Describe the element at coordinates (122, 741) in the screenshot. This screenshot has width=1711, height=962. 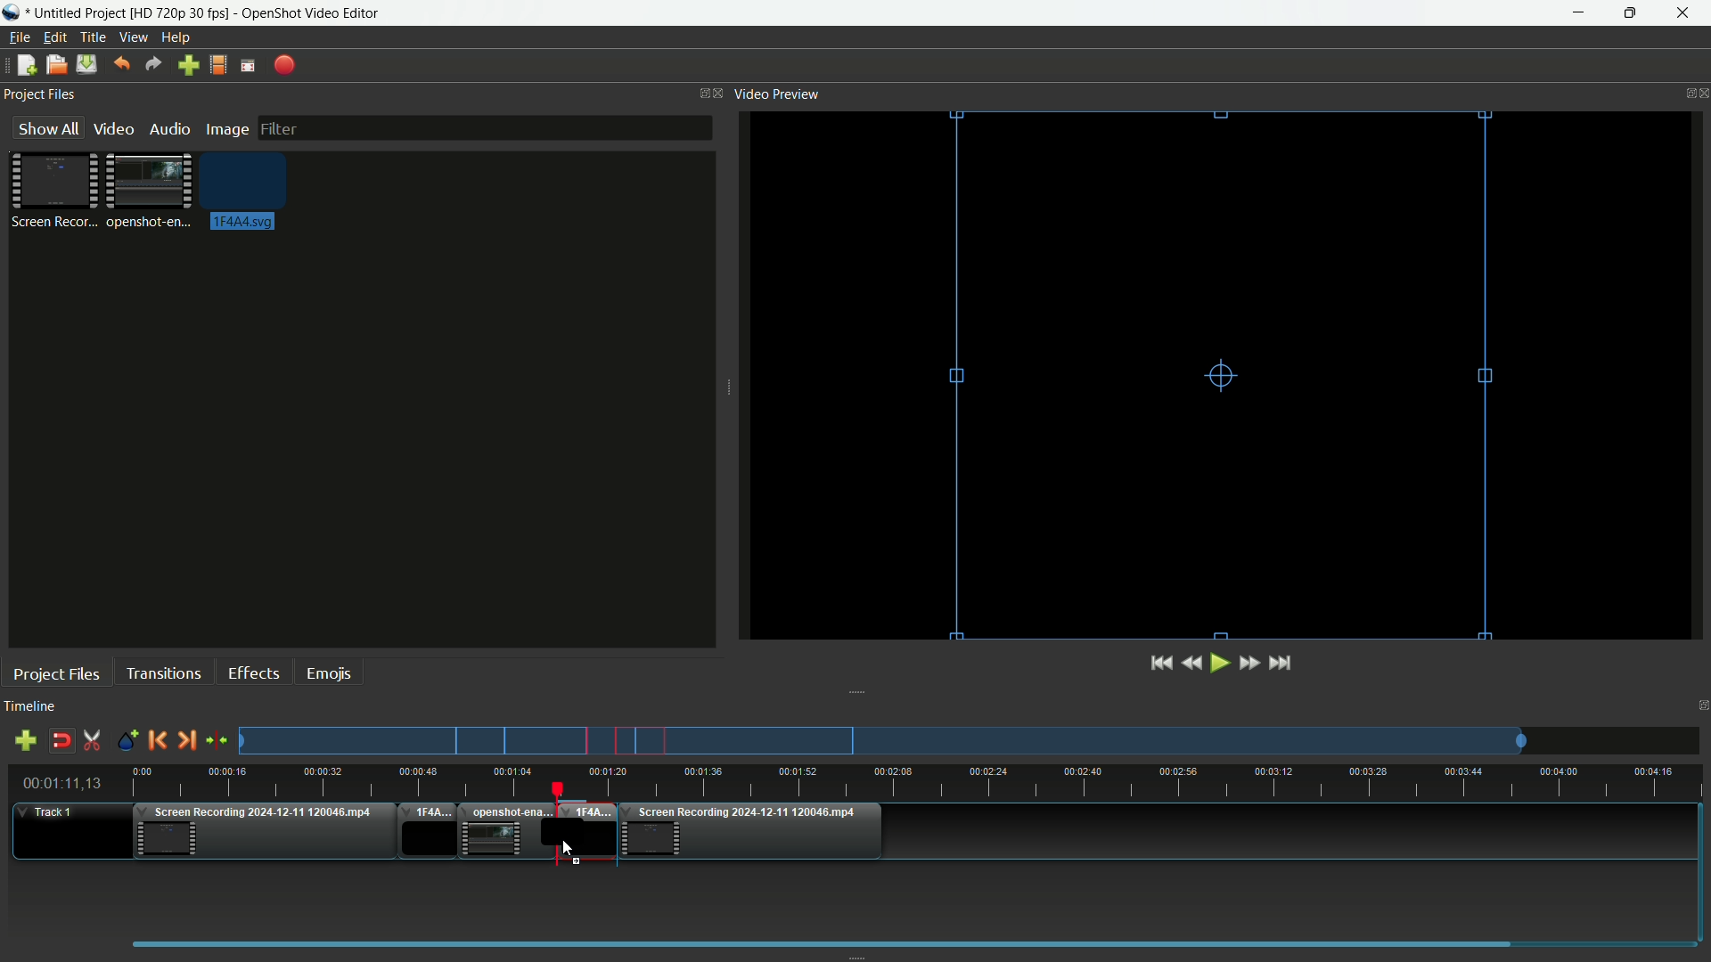
I see `Create markers` at that location.